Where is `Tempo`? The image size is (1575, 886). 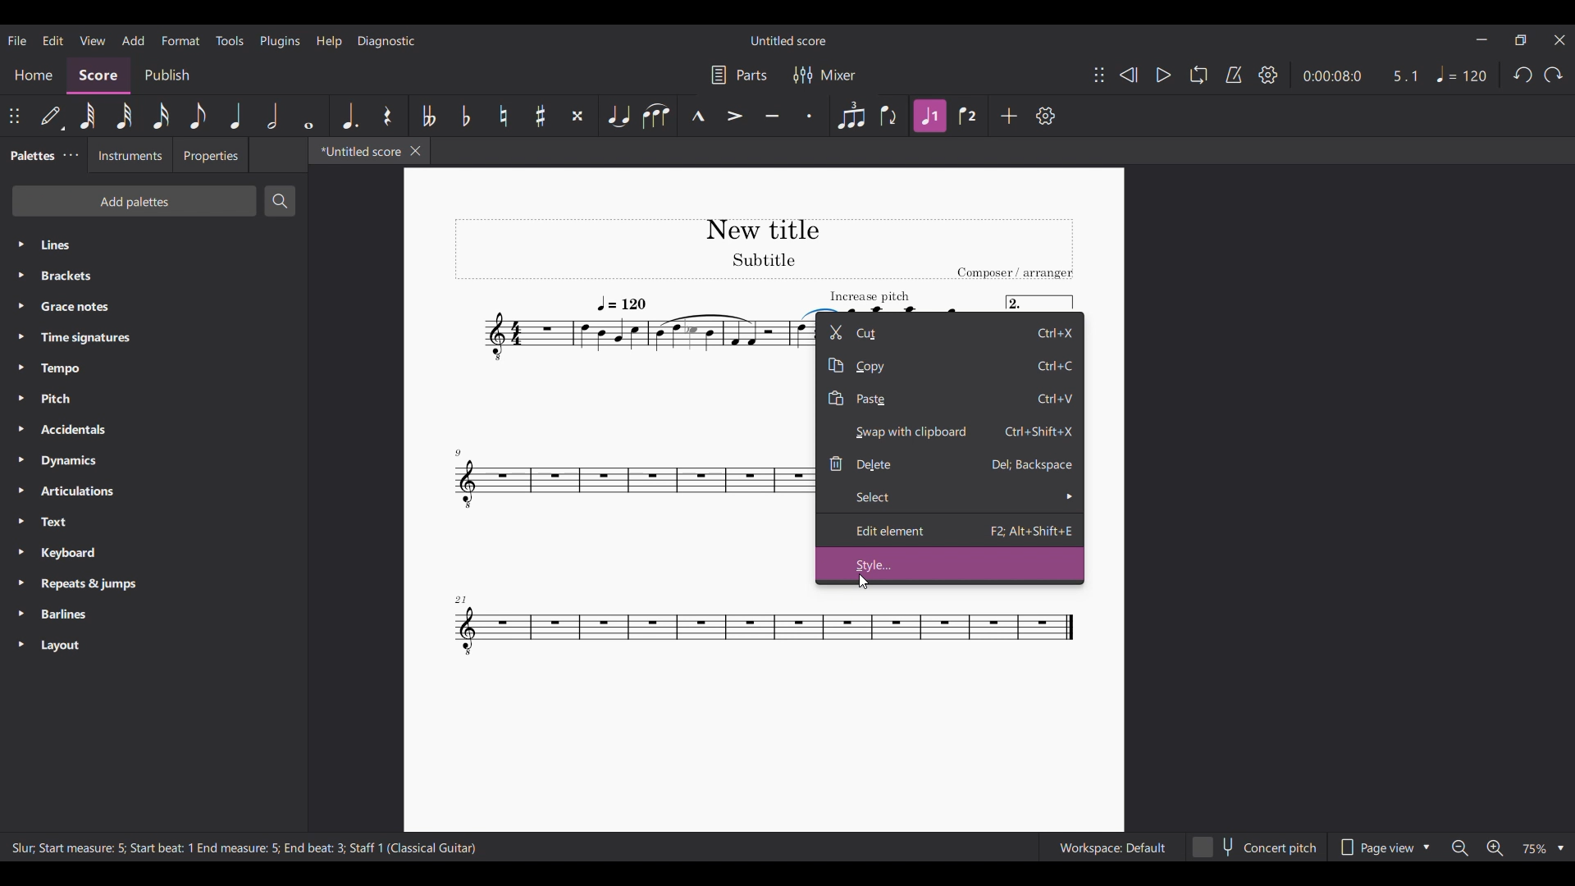
Tempo is located at coordinates (1462, 75).